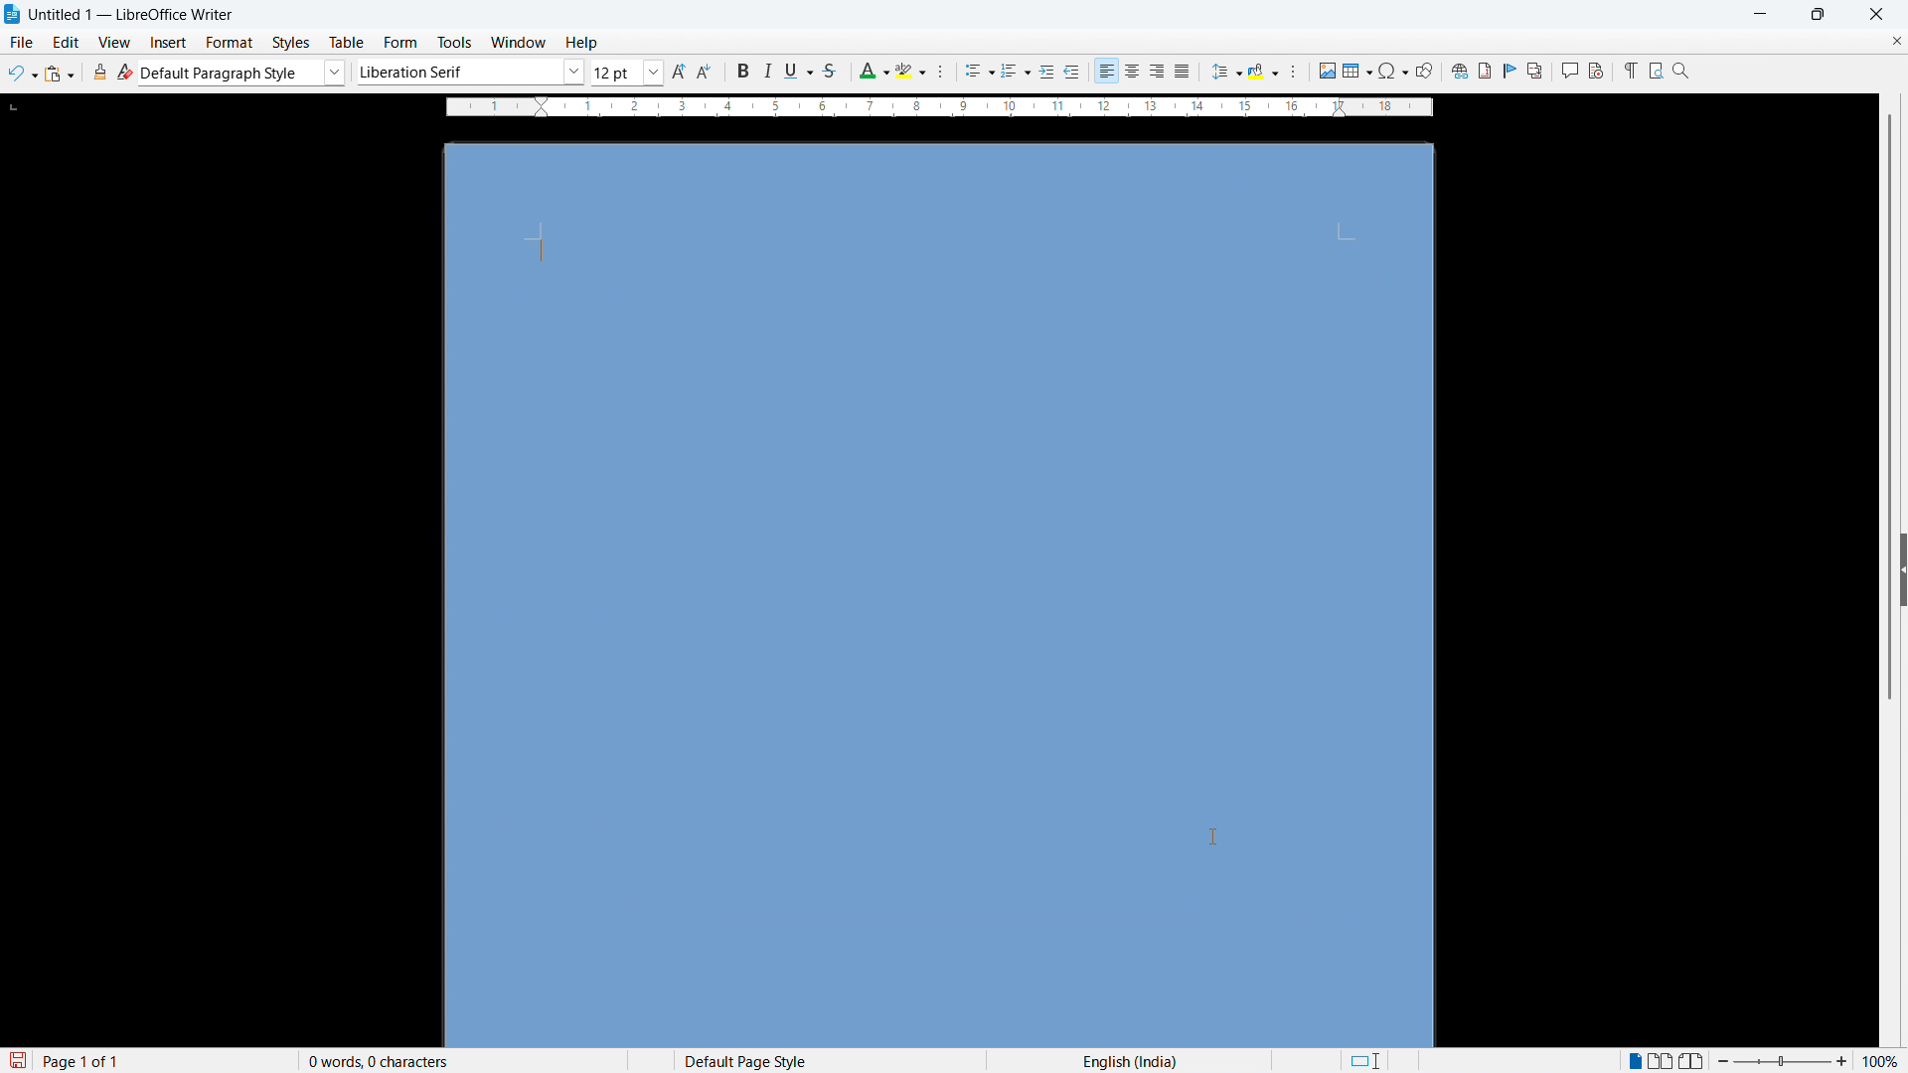  Describe the element at coordinates (1535, 71) in the screenshot. I see `Insert cross reference ` at that location.